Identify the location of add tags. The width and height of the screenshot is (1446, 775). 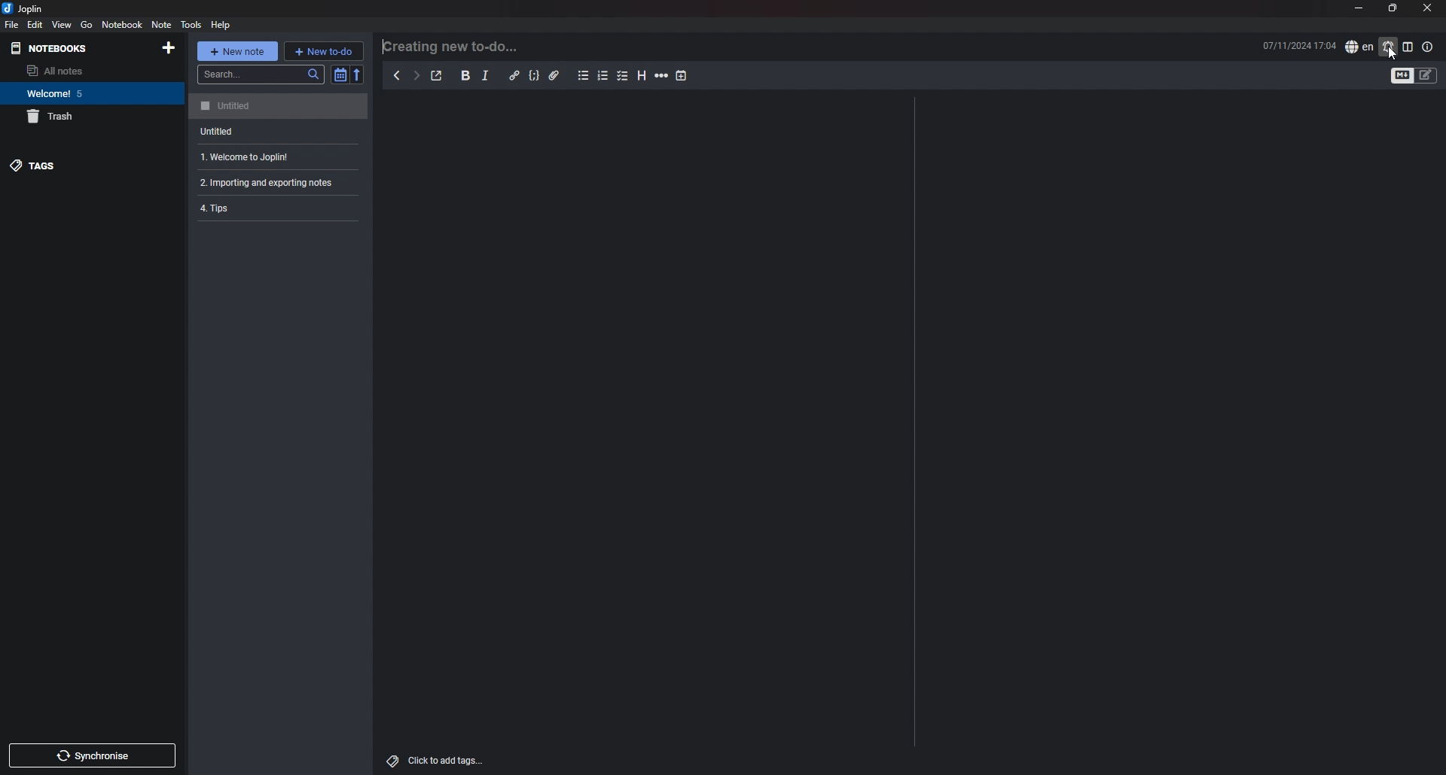
(437, 761).